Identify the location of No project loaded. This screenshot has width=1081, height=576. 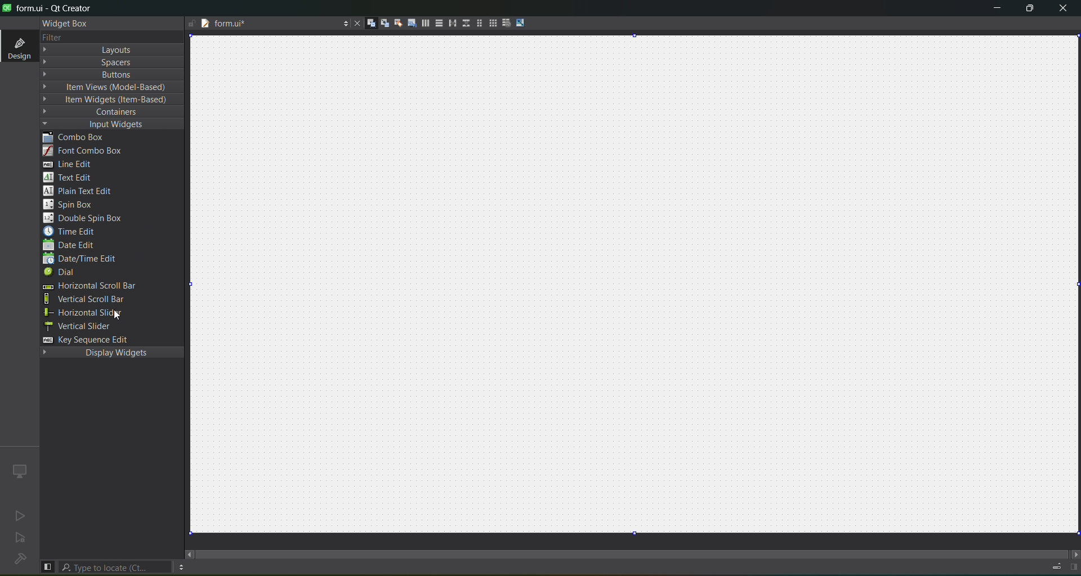
(19, 563).